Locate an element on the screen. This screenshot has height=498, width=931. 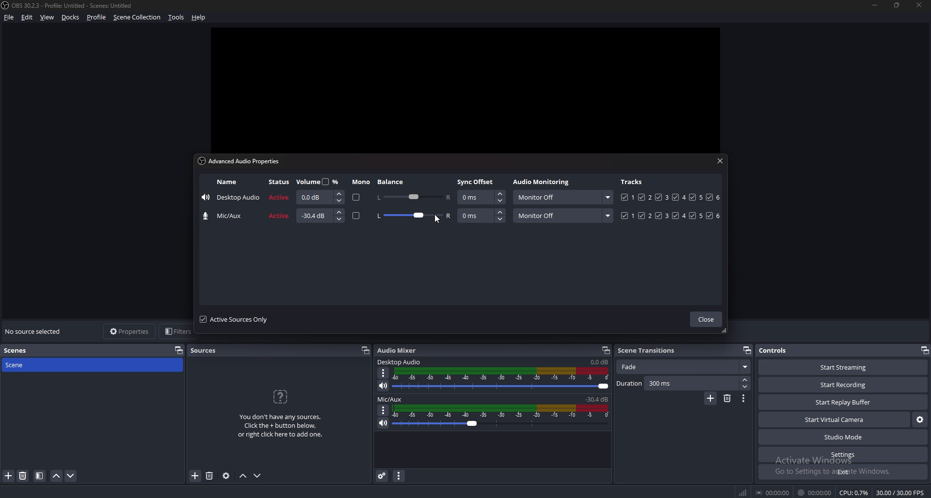
30.00/30.00 FPS is located at coordinates (900, 492).